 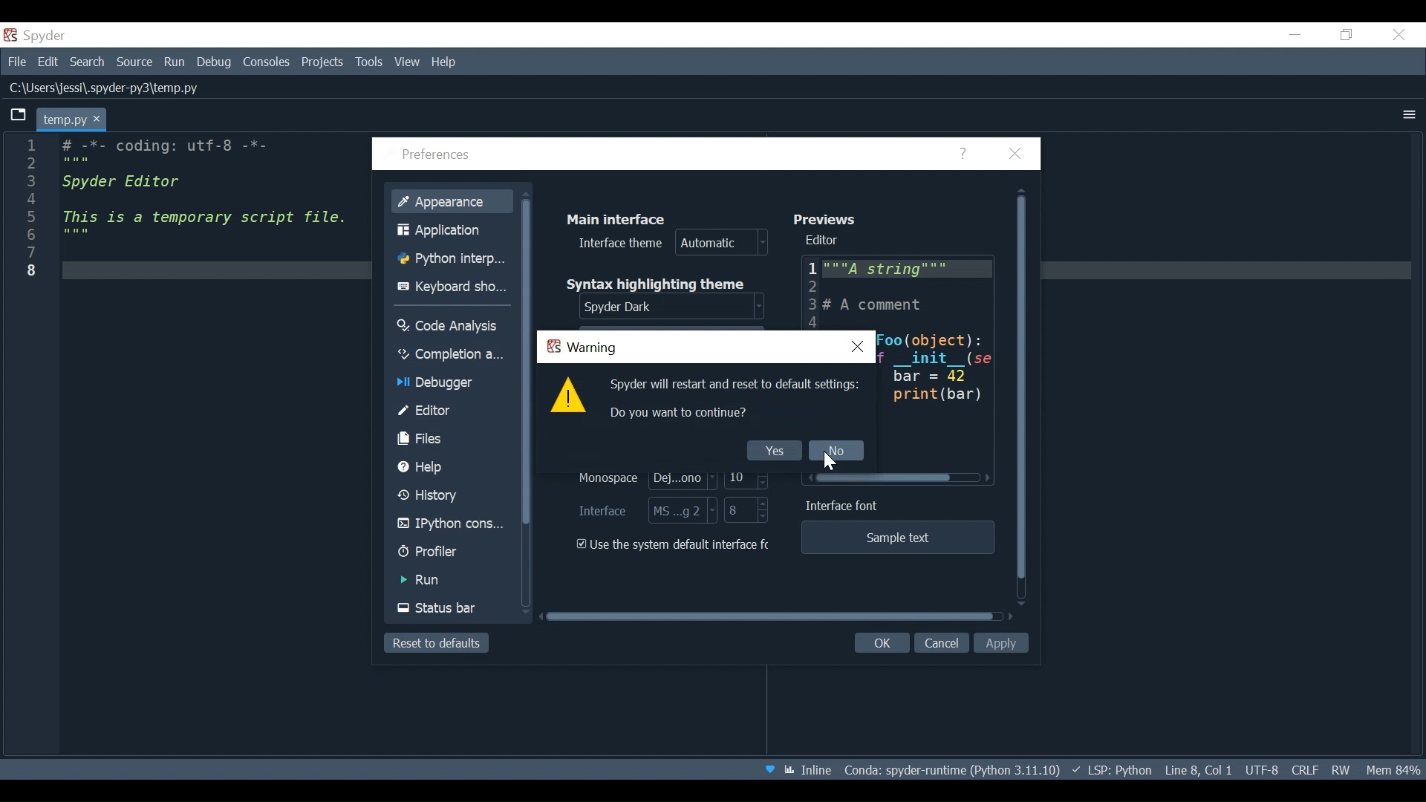 What do you see at coordinates (641, 479) in the screenshot?
I see `Font name` at bounding box center [641, 479].